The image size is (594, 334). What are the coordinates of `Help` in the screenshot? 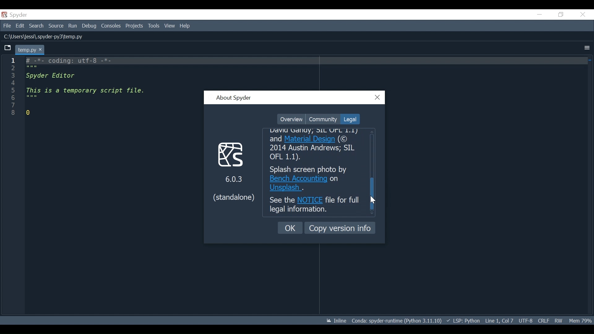 It's located at (185, 26).